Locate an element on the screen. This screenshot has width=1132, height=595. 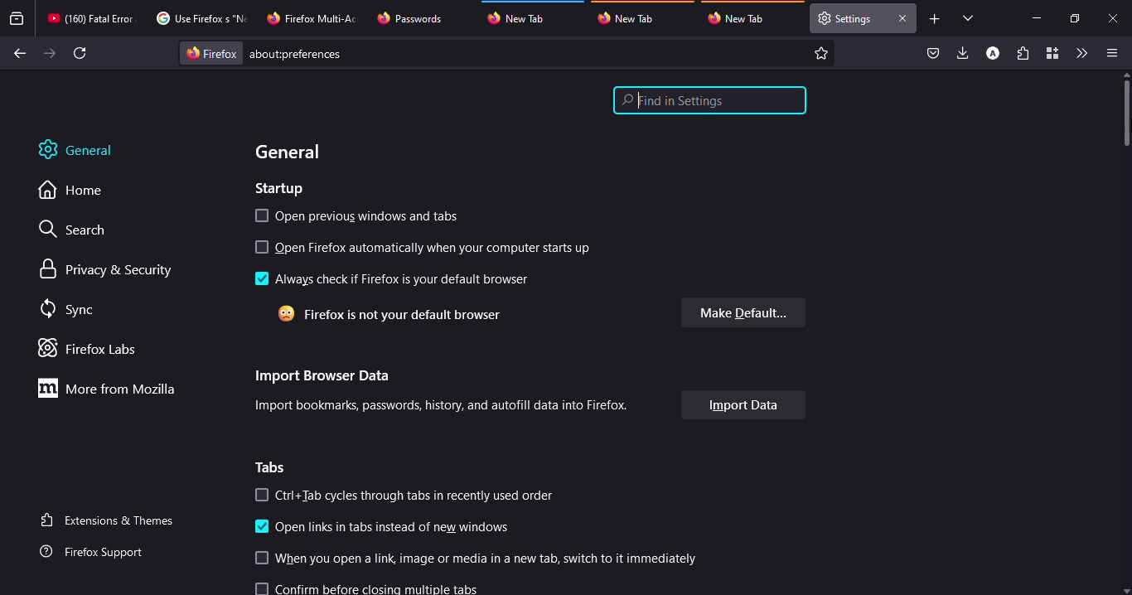
account is located at coordinates (993, 54).